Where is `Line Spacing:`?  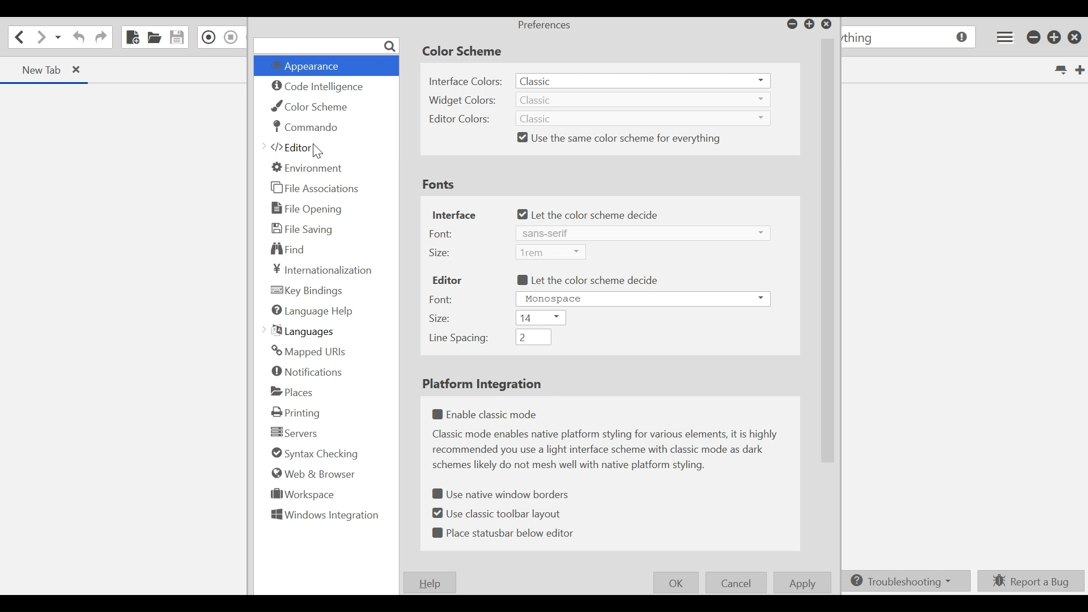
Line Spacing: is located at coordinates (460, 339).